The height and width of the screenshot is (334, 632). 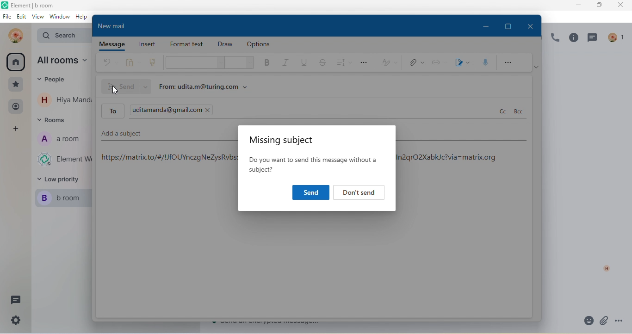 What do you see at coordinates (238, 63) in the screenshot?
I see `font size` at bounding box center [238, 63].